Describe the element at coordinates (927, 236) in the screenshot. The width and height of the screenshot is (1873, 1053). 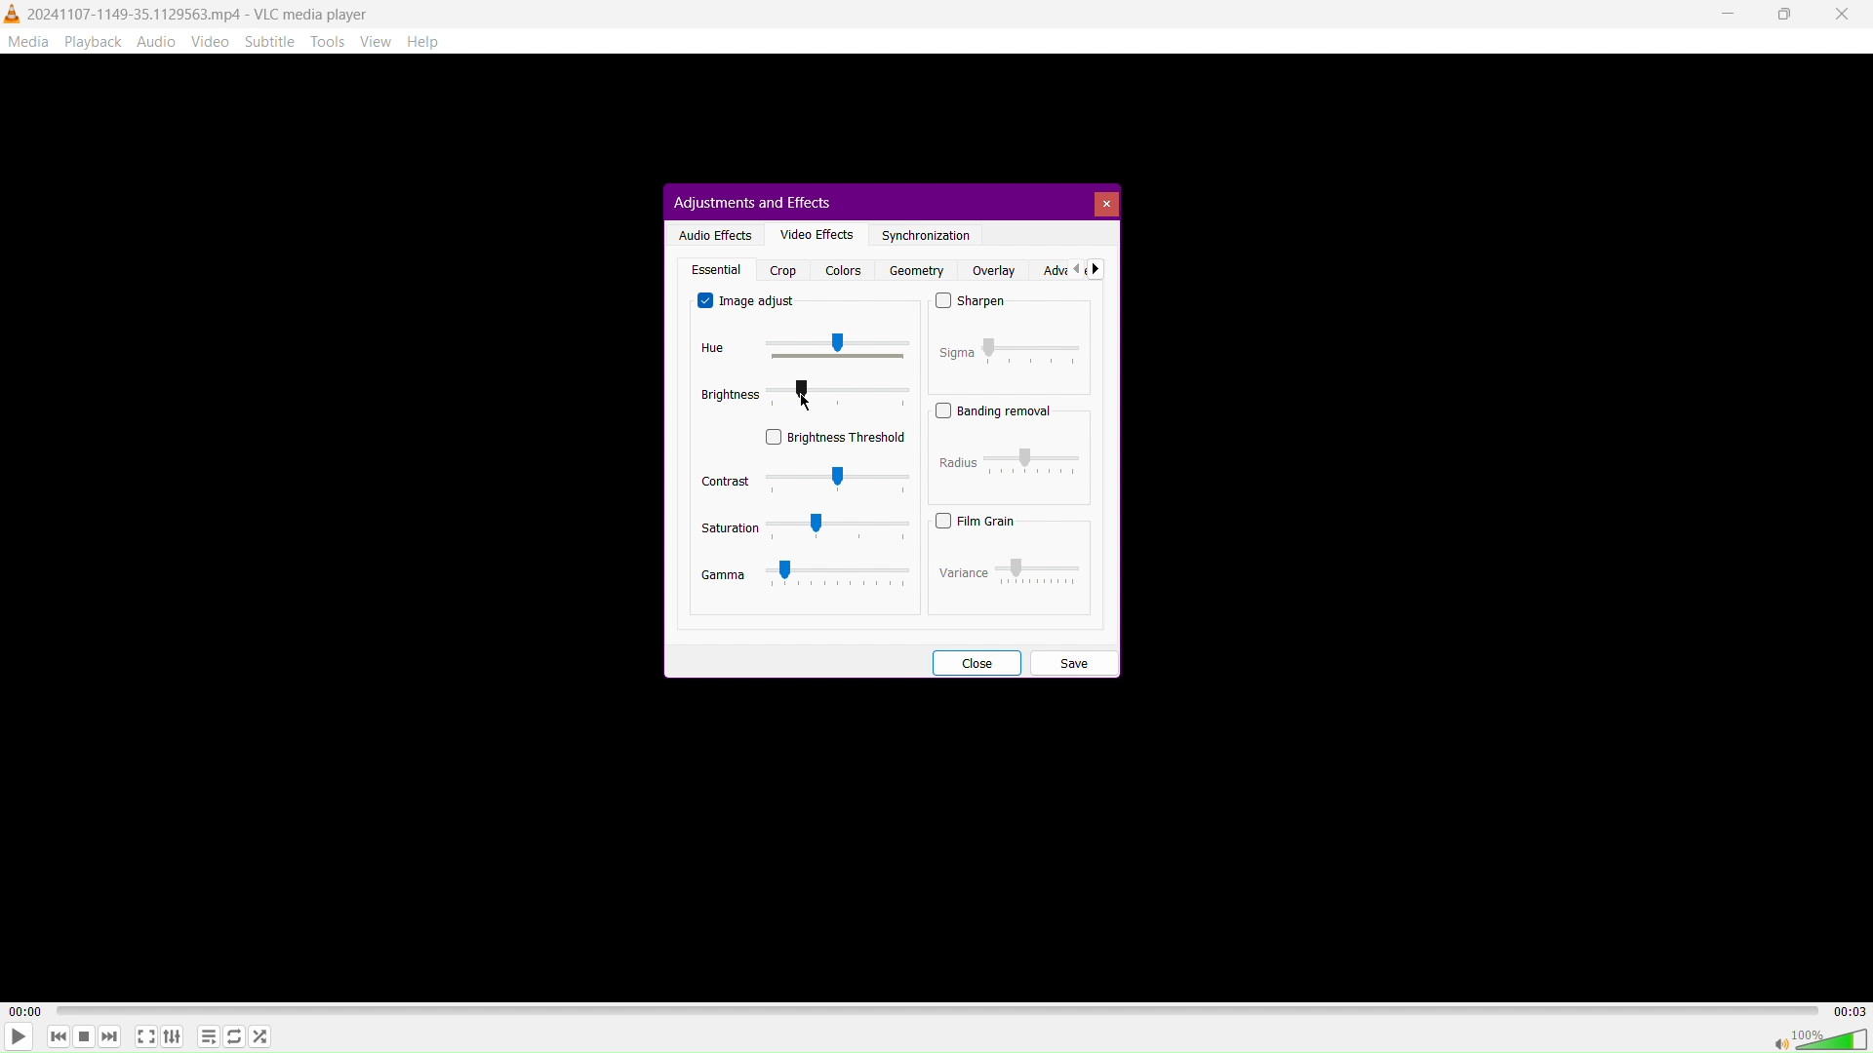
I see `Synchronization` at that location.